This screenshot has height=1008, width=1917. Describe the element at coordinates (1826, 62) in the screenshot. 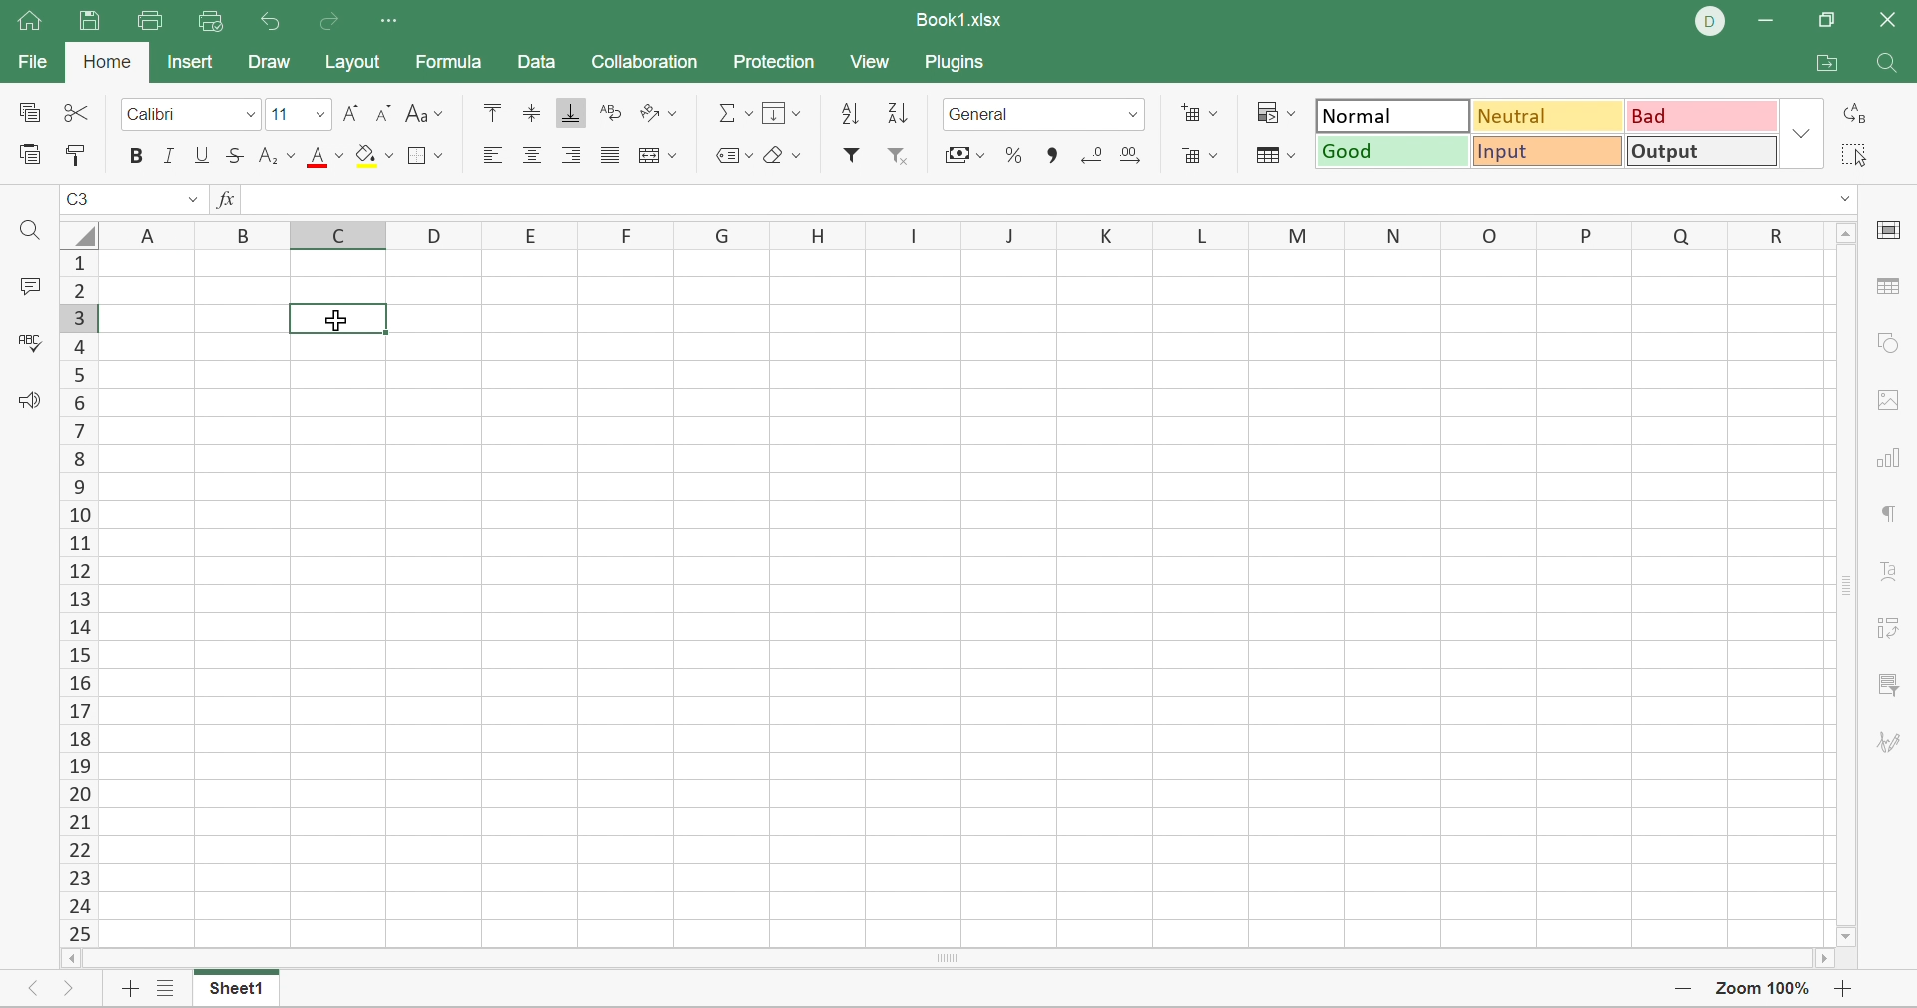

I see `Open file location` at that location.